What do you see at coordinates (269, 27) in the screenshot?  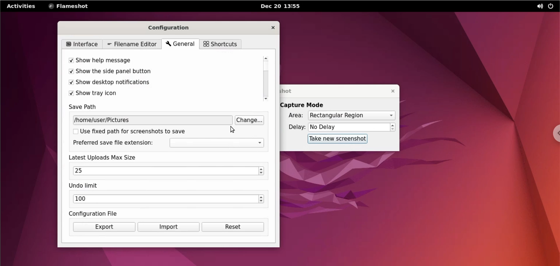 I see `close` at bounding box center [269, 27].